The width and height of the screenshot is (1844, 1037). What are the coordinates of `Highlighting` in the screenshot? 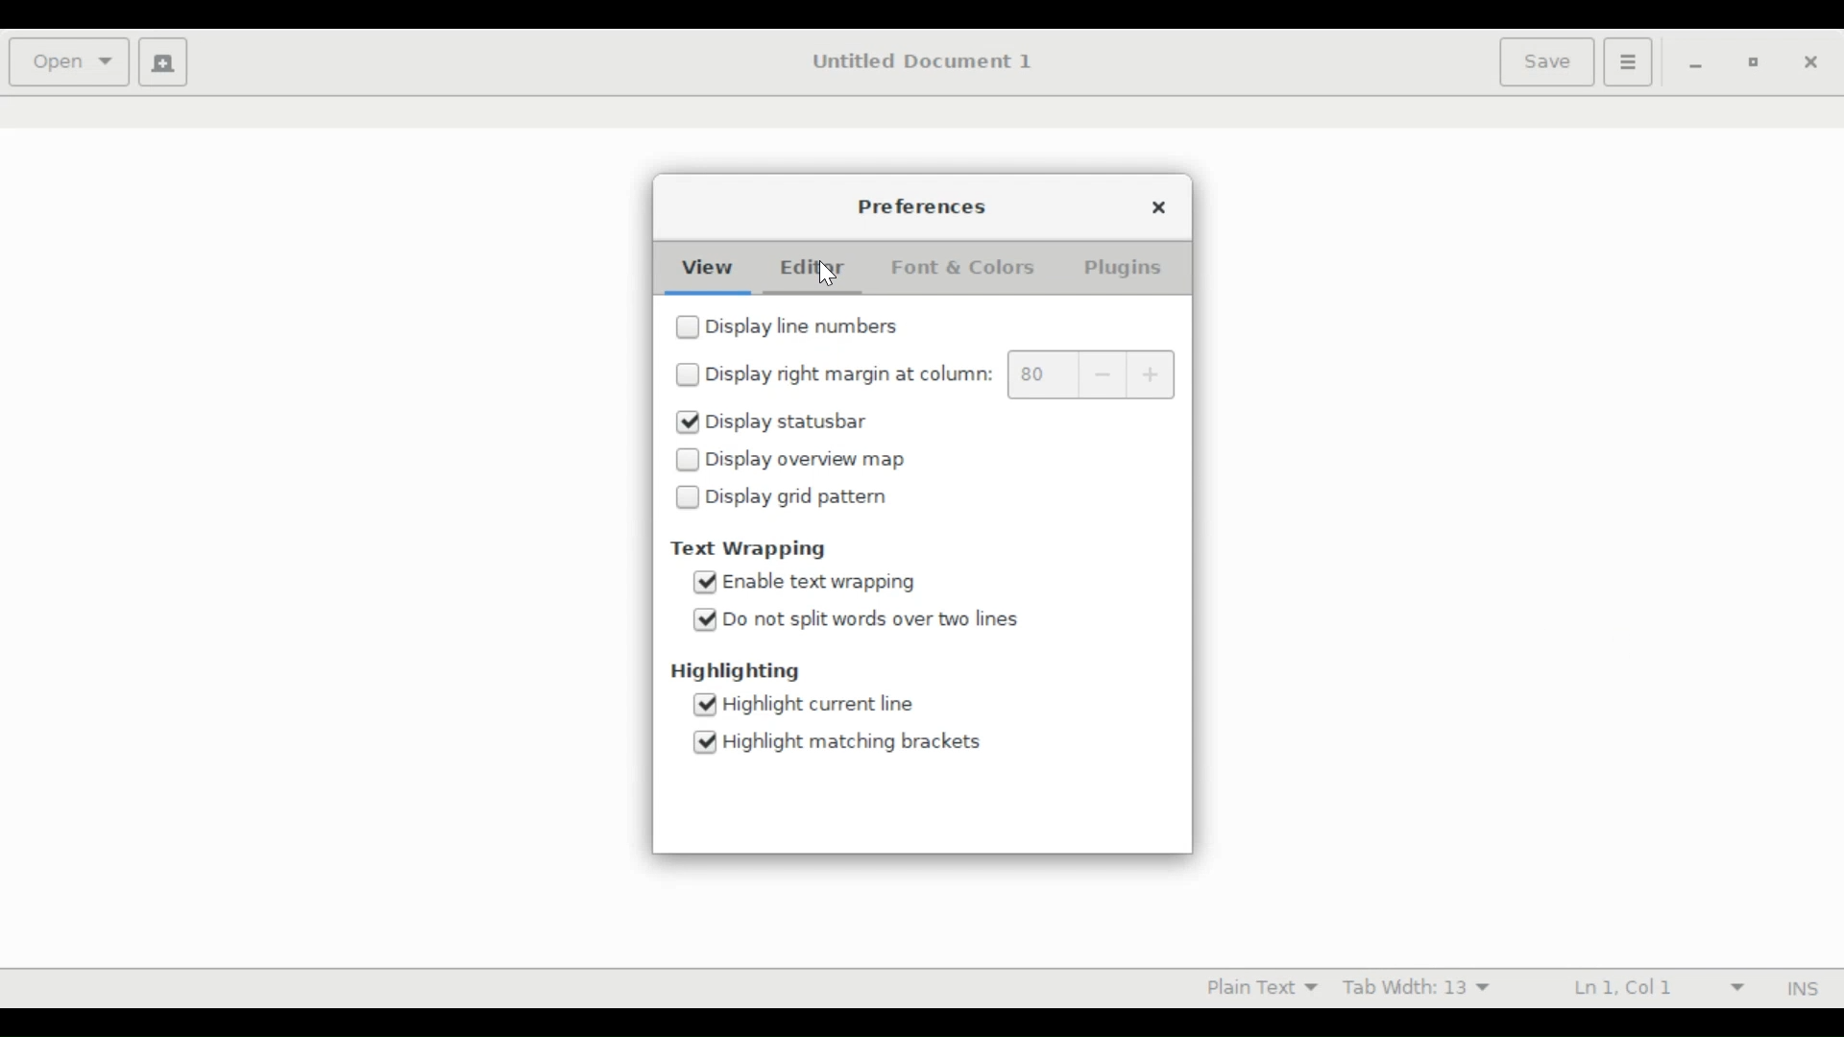 It's located at (744, 671).